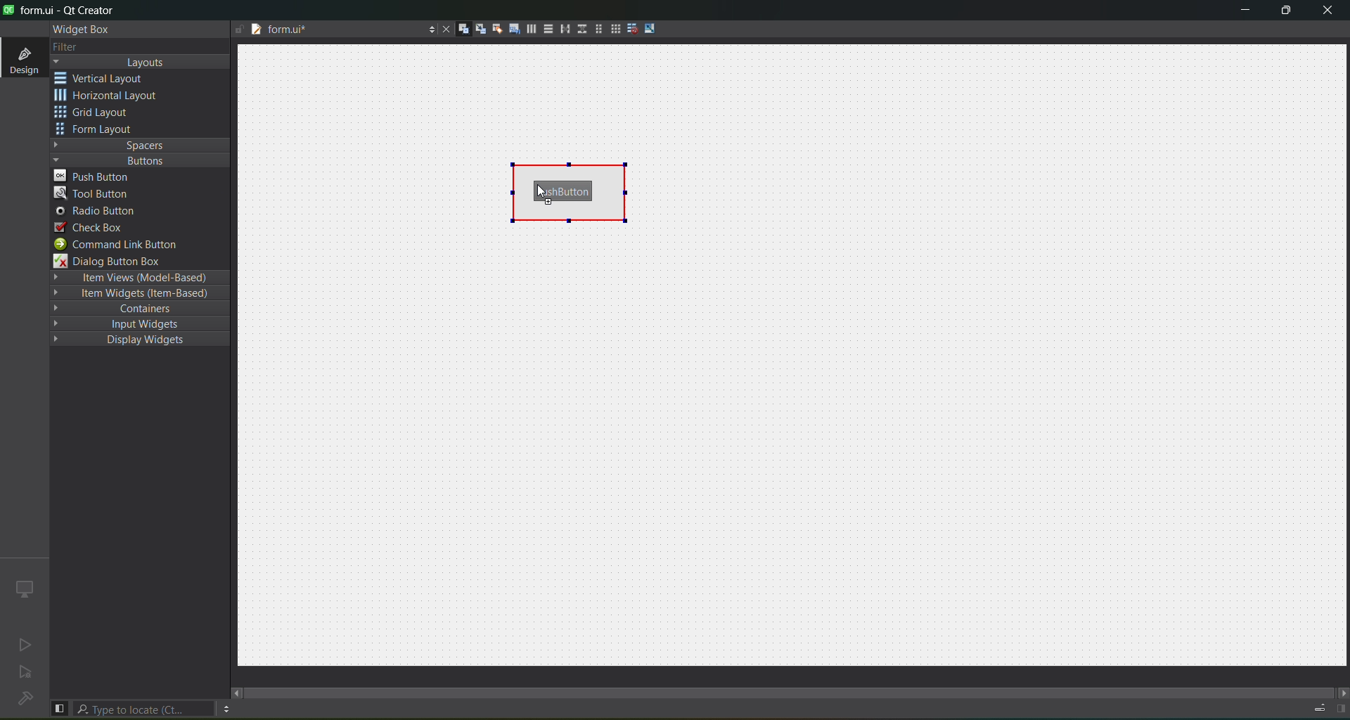 This screenshot has width=1350, height=720. What do you see at coordinates (580, 28) in the screenshot?
I see `vertical splitter` at bounding box center [580, 28].